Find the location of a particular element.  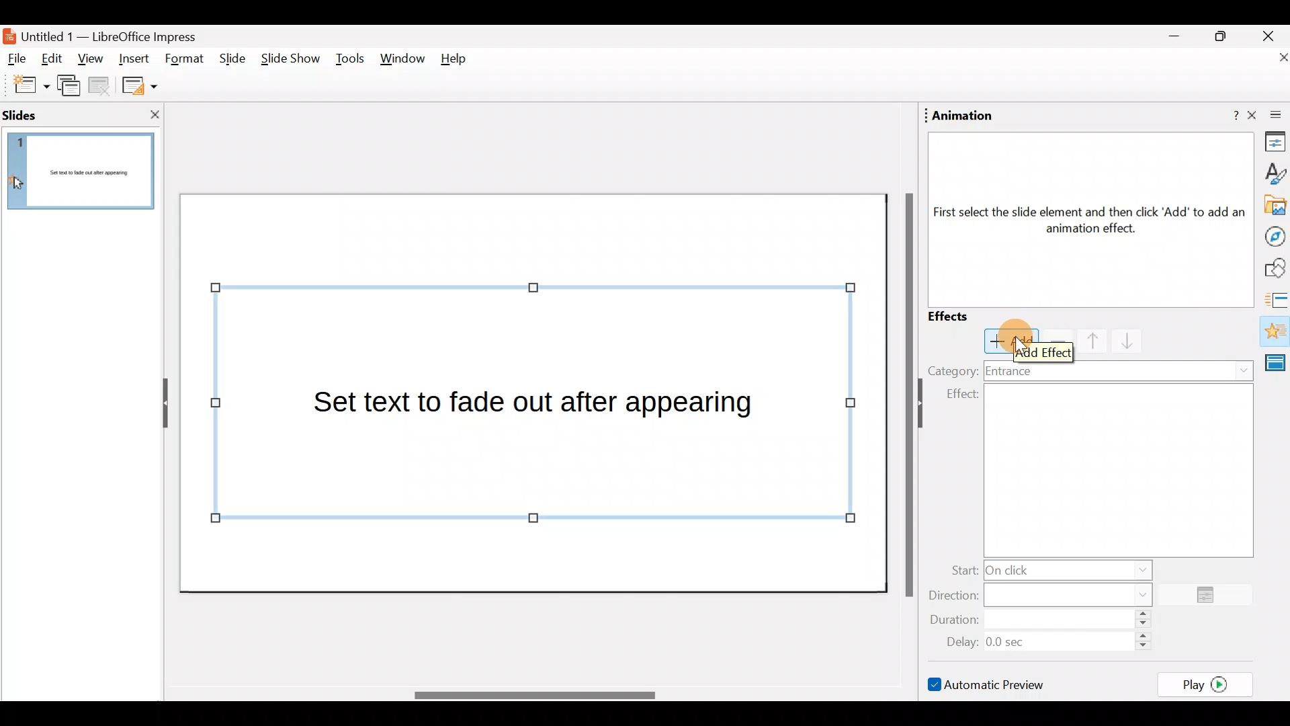

Maximise is located at coordinates (1225, 36).